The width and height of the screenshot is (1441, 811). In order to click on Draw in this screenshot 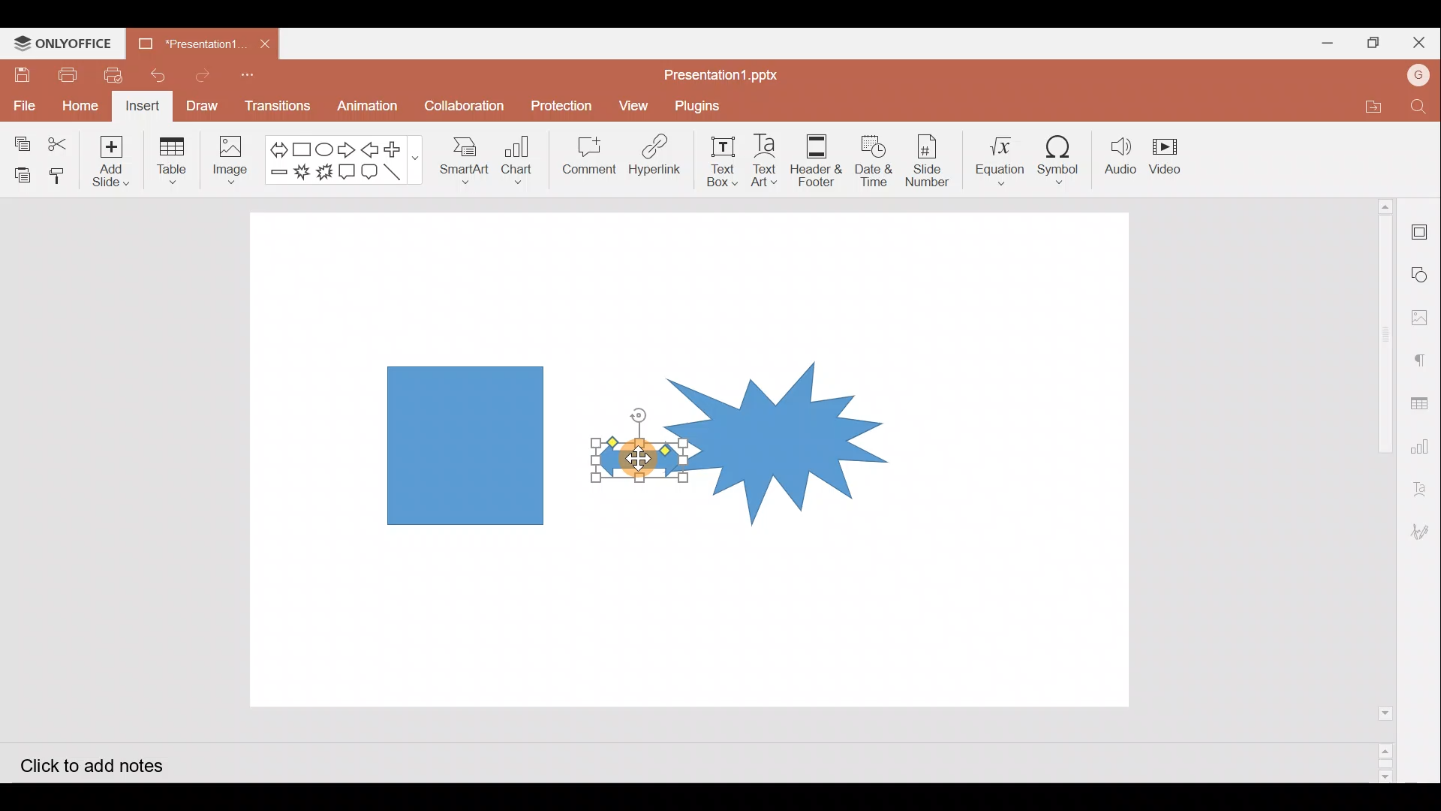, I will do `click(207, 107)`.